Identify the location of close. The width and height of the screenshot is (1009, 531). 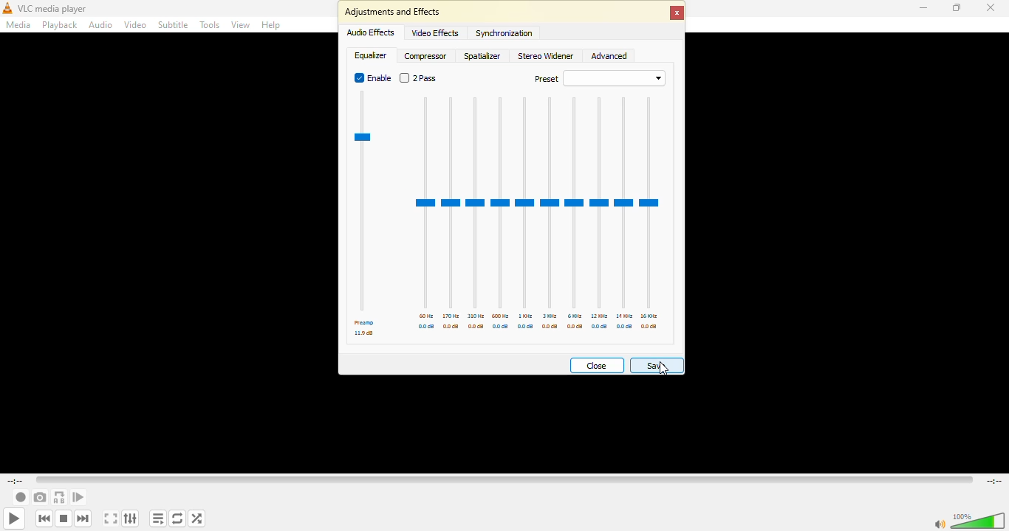
(598, 364).